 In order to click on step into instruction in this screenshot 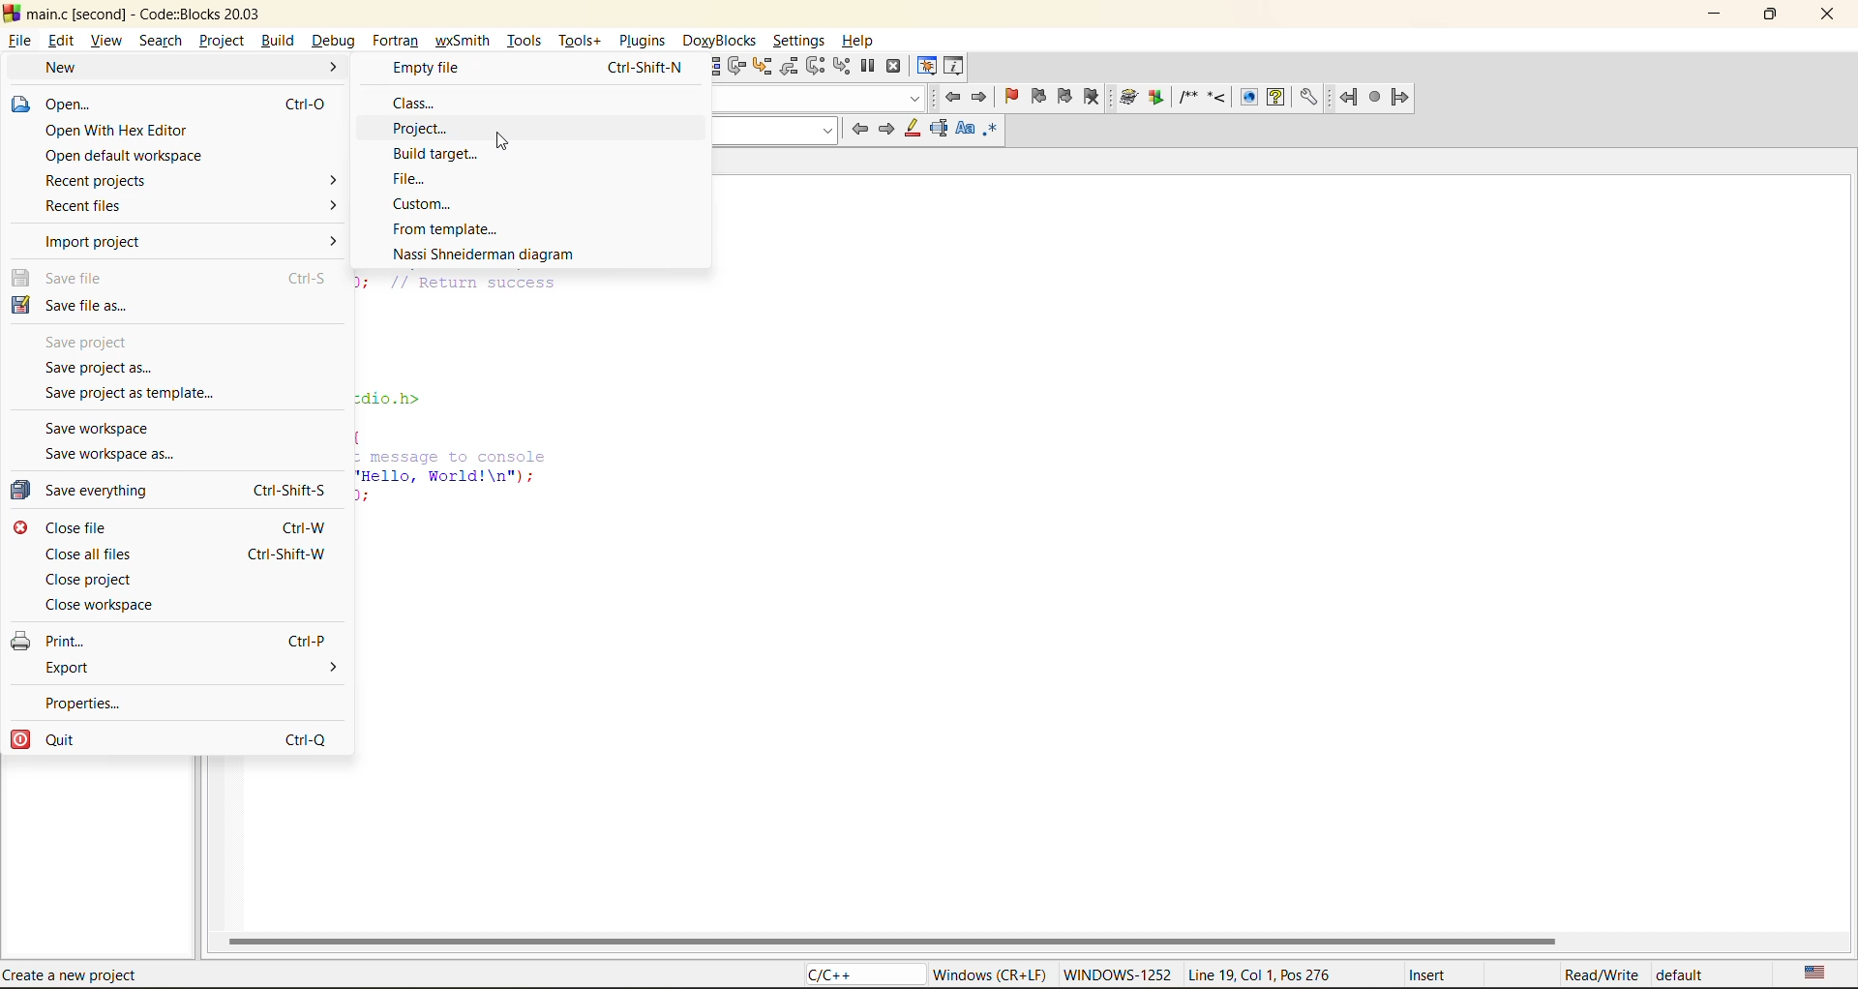, I will do `click(841, 65)`.